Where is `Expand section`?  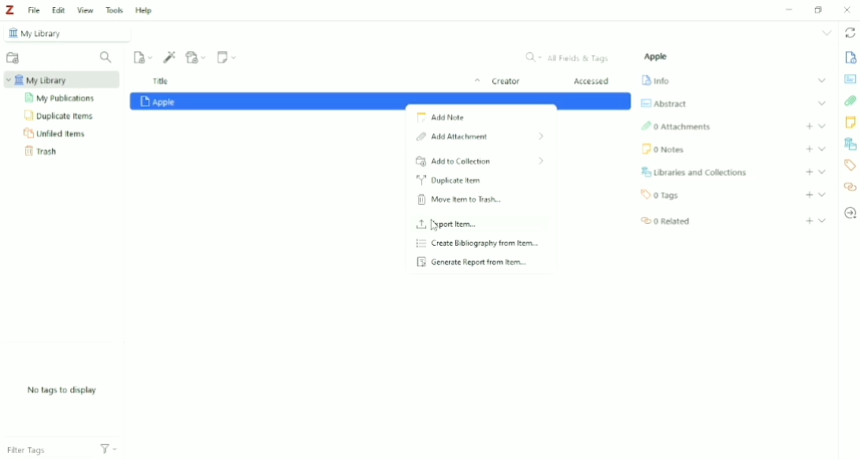 Expand section is located at coordinates (821, 103).